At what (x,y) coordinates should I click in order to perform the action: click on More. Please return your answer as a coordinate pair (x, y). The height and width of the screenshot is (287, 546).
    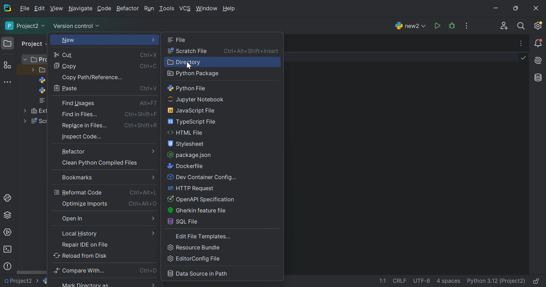
    Looking at the image, I should click on (153, 233).